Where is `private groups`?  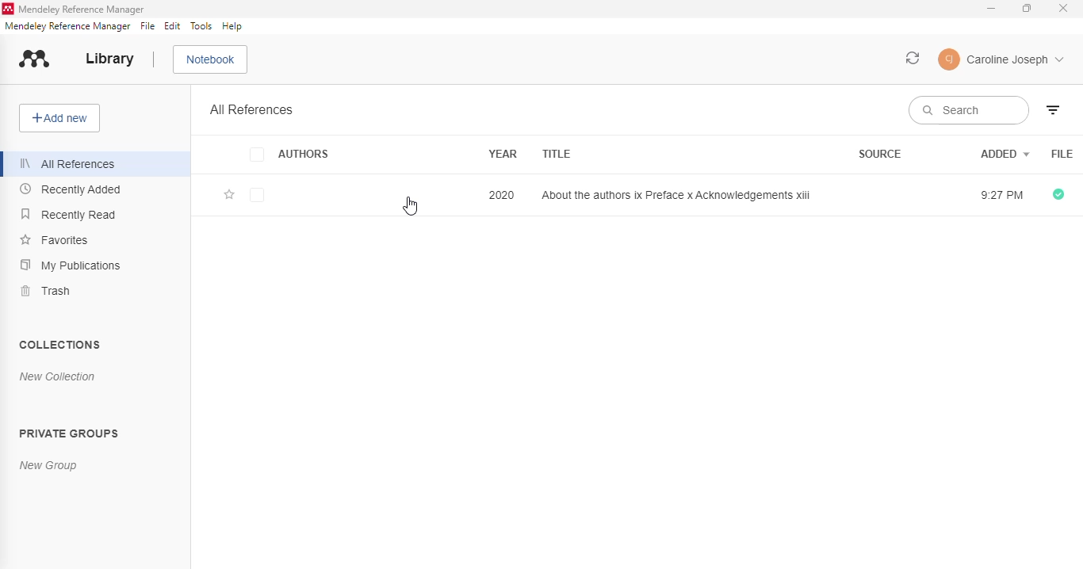 private groups is located at coordinates (69, 432).